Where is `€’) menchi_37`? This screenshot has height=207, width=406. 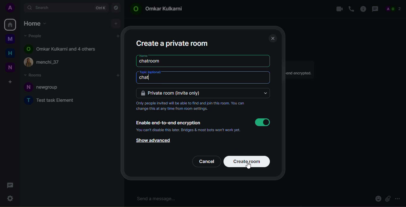
€’) menchi_37 is located at coordinates (50, 63).